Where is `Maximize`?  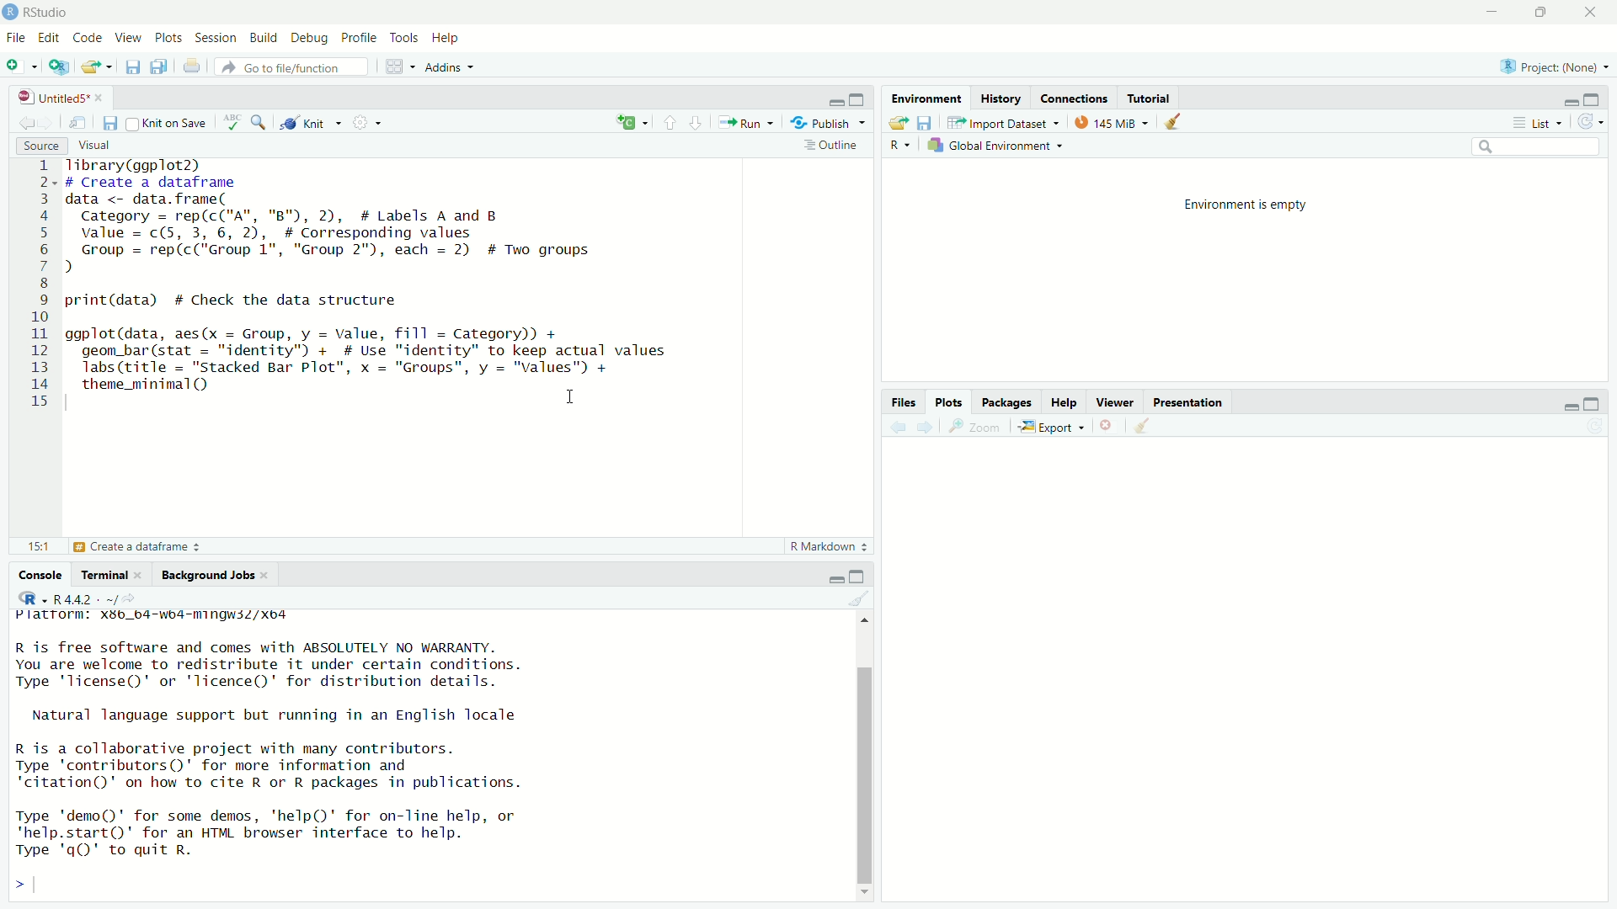
Maximize is located at coordinates (857, 576).